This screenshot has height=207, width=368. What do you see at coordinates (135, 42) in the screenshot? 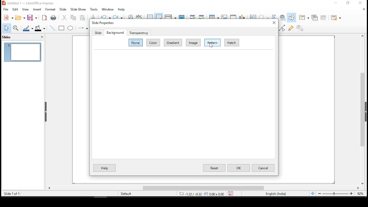
I see `none` at bounding box center [135, 42].